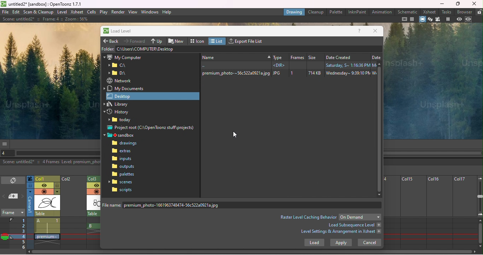 The image size is (483, 255). Describe the element at coordinates (57, 185) in the screenshot. I see `lock toggle` at that location.